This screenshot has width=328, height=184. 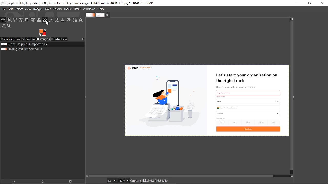 I want to click on Rectangular tool, so click(x=9, y=20).